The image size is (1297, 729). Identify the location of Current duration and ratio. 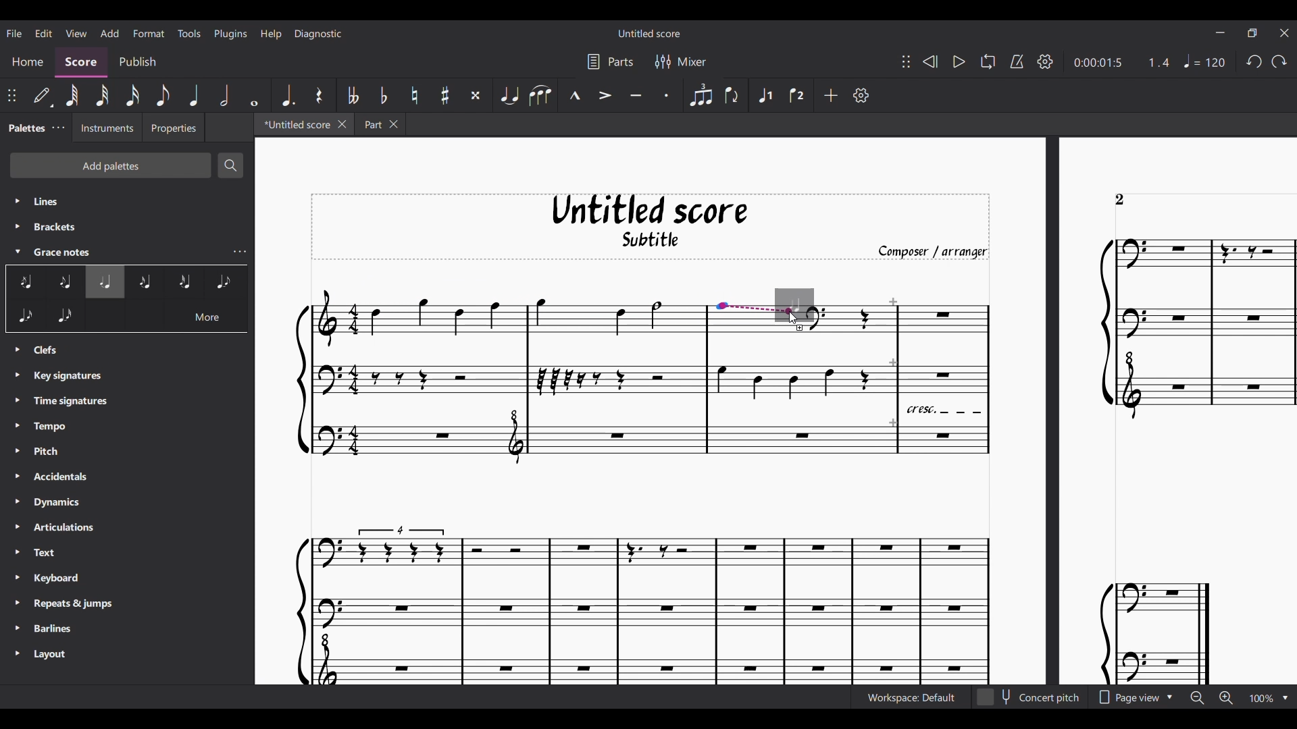
(1121, 63).